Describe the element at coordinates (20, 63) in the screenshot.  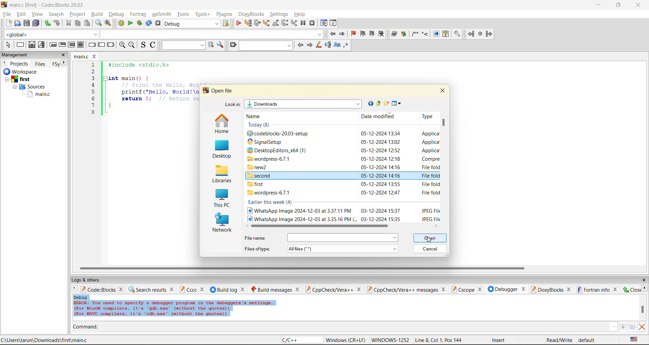
I see `projects` at that location.